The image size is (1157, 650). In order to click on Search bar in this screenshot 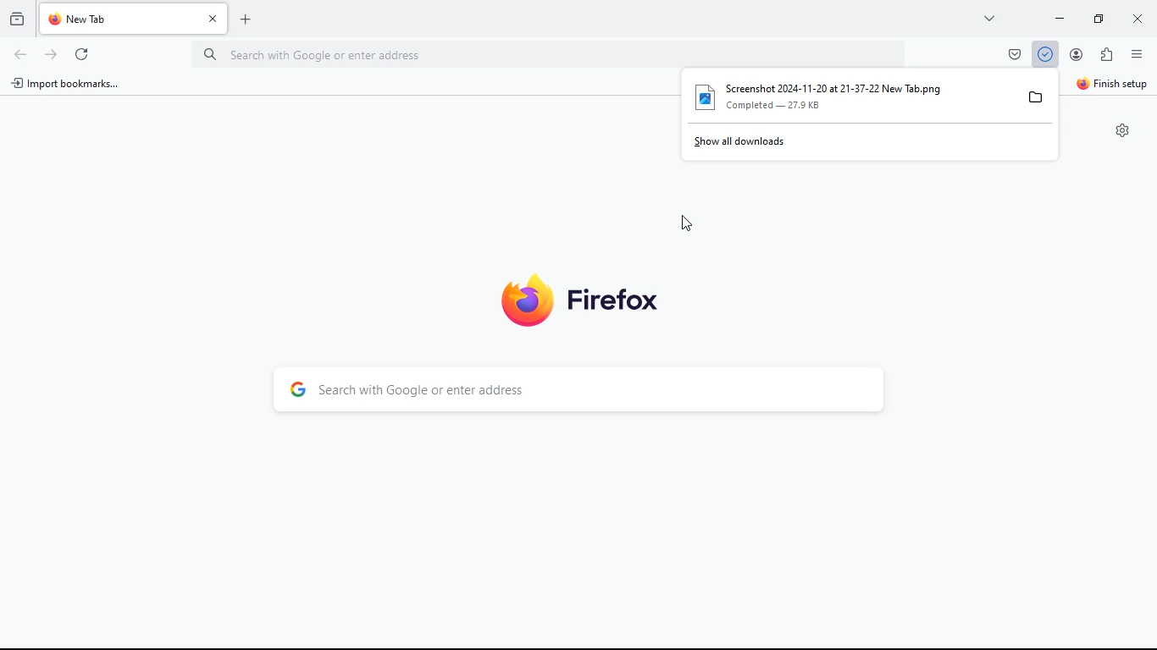, I will do `click(577, 56)`.